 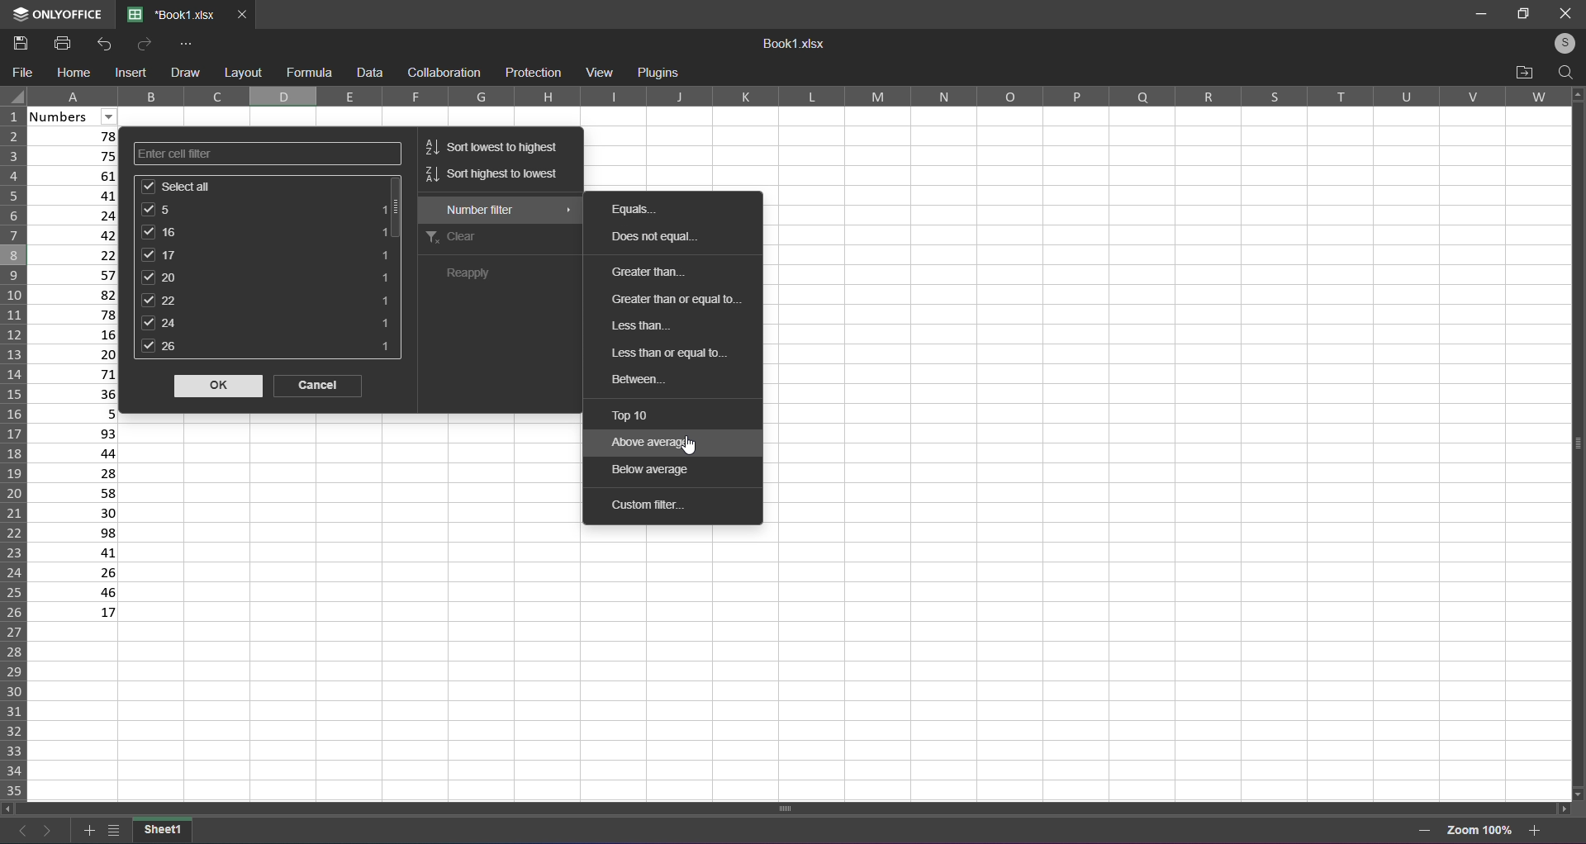 I want to click on List of sheet, so click(x=113, y=828).